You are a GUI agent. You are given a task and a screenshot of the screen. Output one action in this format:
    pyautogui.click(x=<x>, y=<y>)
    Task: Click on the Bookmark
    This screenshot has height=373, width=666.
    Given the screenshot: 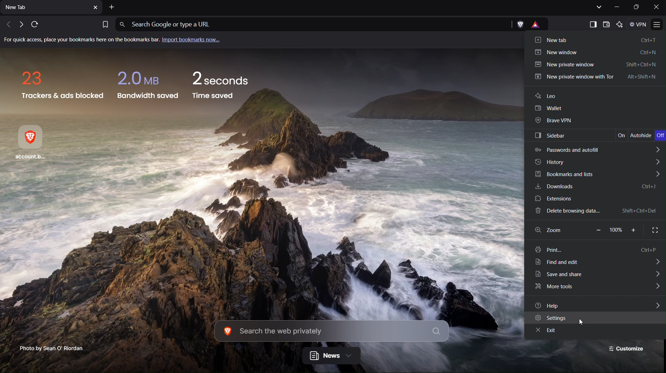 What is the action you would take?
    pyautogui.click(x=104, y=24)
    